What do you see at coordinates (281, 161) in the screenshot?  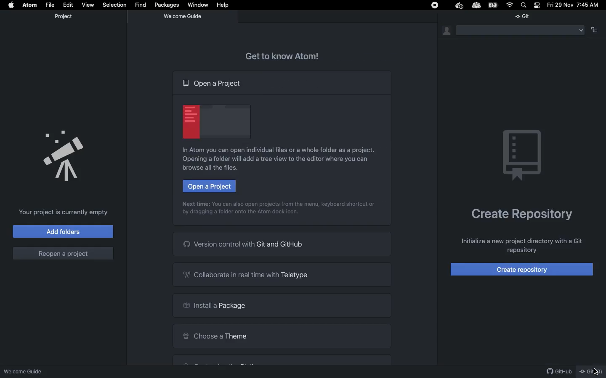 I see `In Atom you can open individual files or a whole folder as a project.
Opening a folder will add a tree view to the editor where you can
browse all the files.` at bounding box center [281, 161].